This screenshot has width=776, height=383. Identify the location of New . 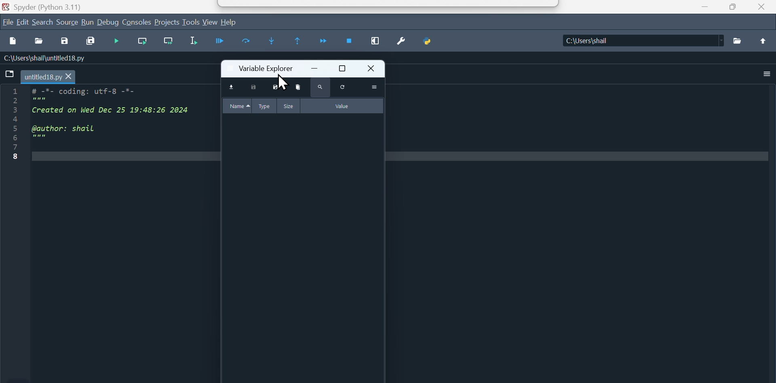
(12, 41).